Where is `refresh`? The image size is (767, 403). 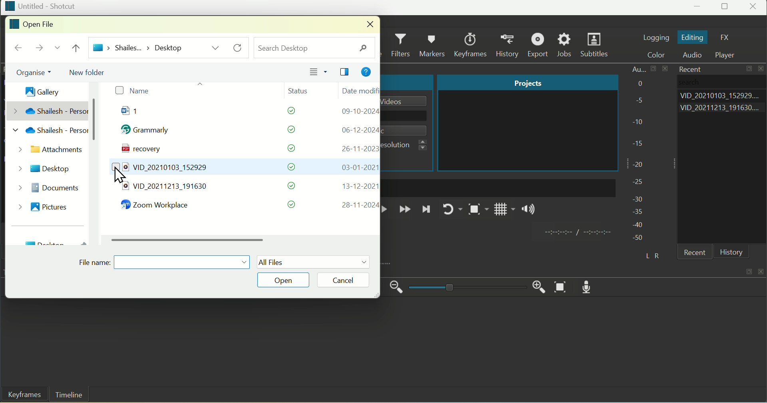 refresh is located at coordinates (239, 48).